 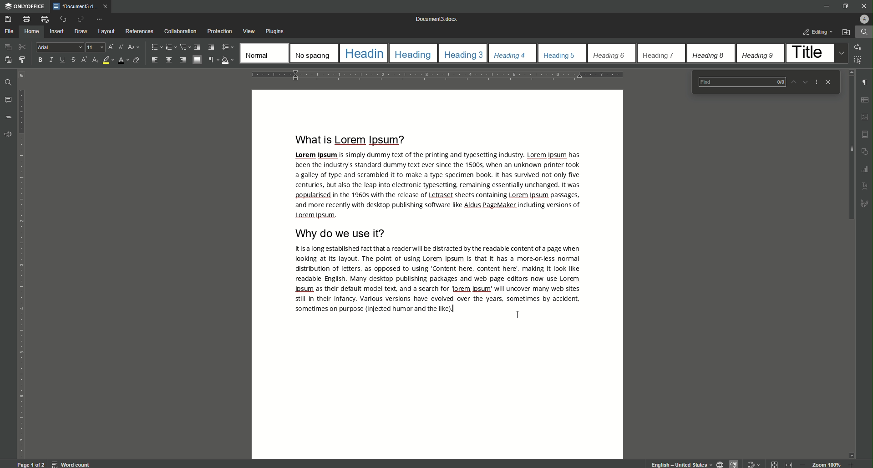 I want to click on Feedback, so click(x=10, y=133).